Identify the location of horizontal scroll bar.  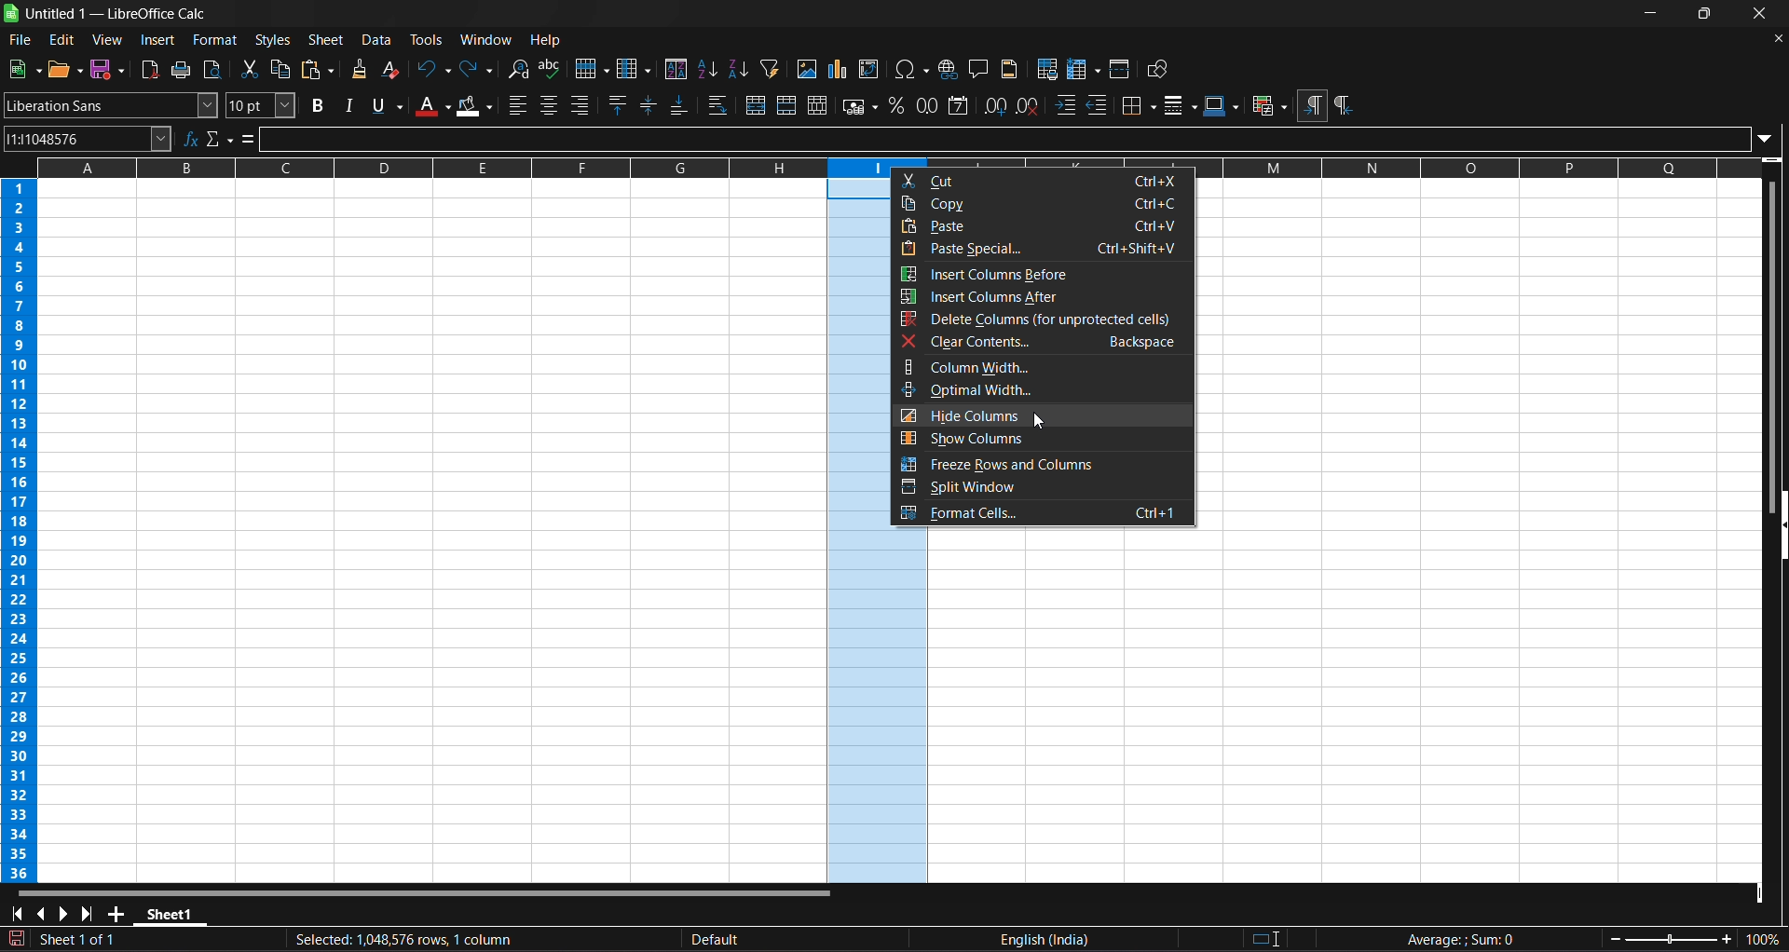
(418, 891).